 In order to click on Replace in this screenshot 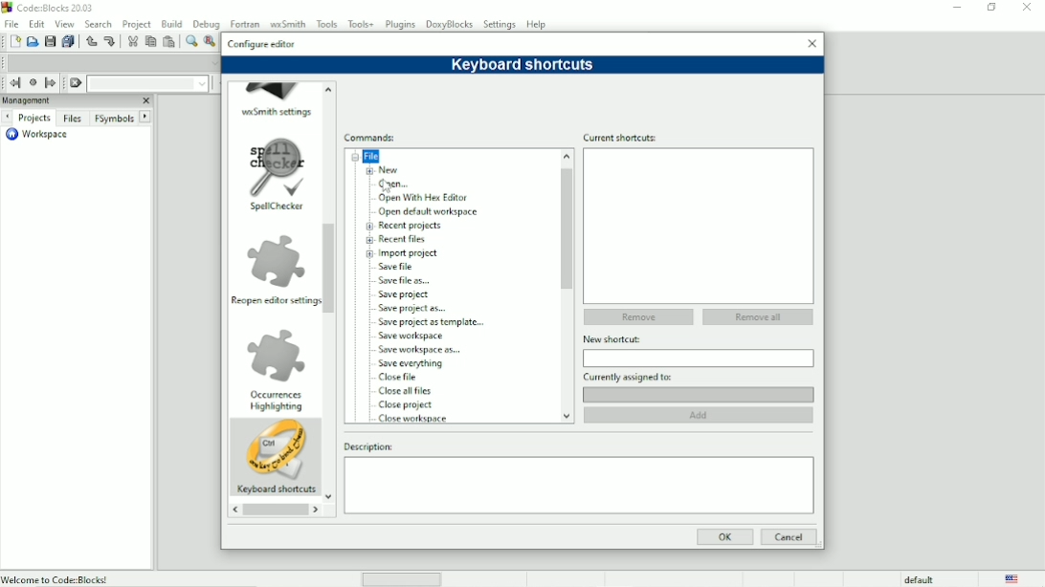, I will do `click(211, 42)`.